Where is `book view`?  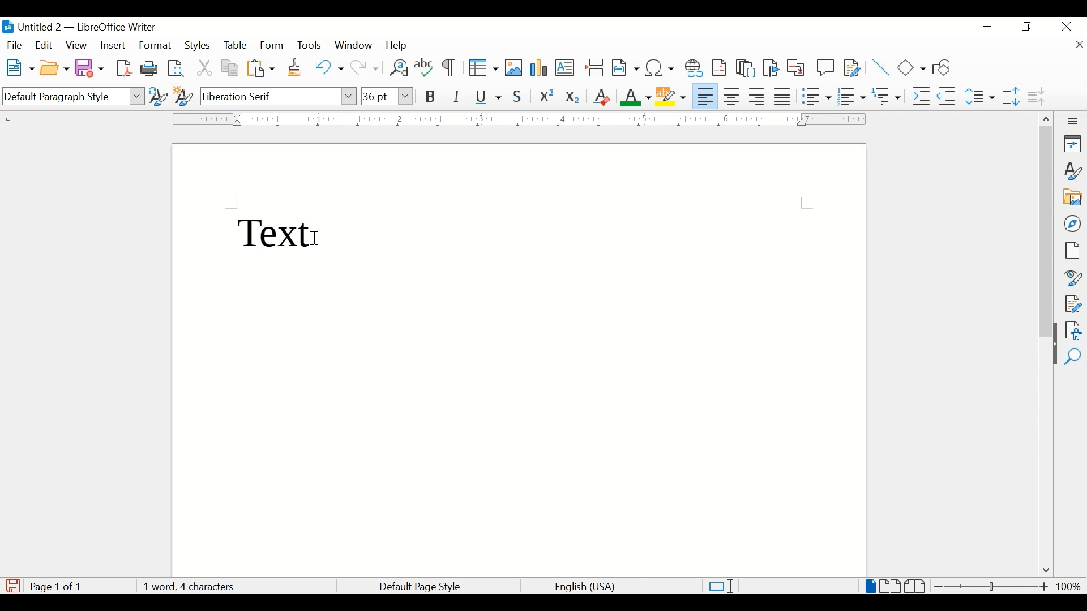
book view is located at coordinates (917, 586).